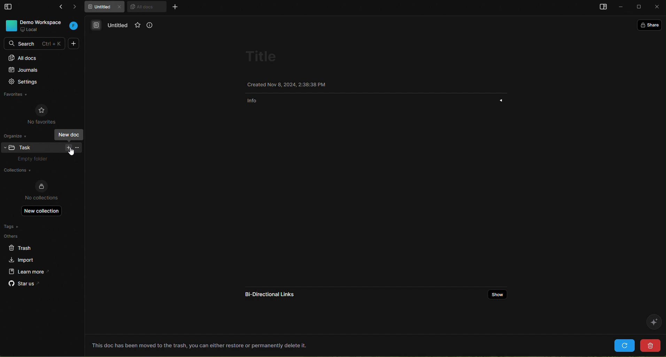 This screenshot has width=666, height=357. I want to click on journals, so click(37, 71).